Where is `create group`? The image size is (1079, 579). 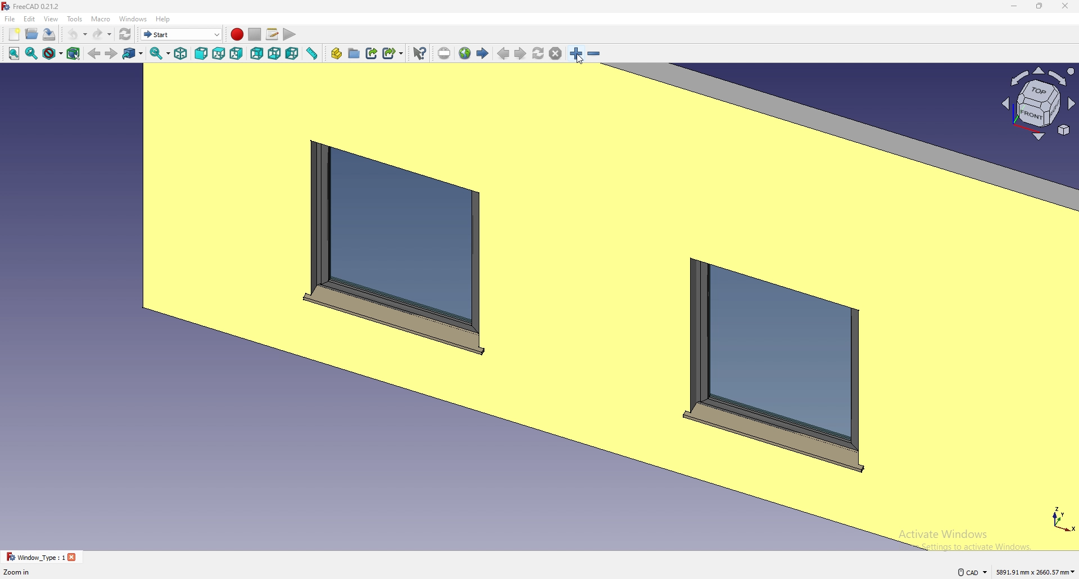 create group is located at coordinates (355, 53).